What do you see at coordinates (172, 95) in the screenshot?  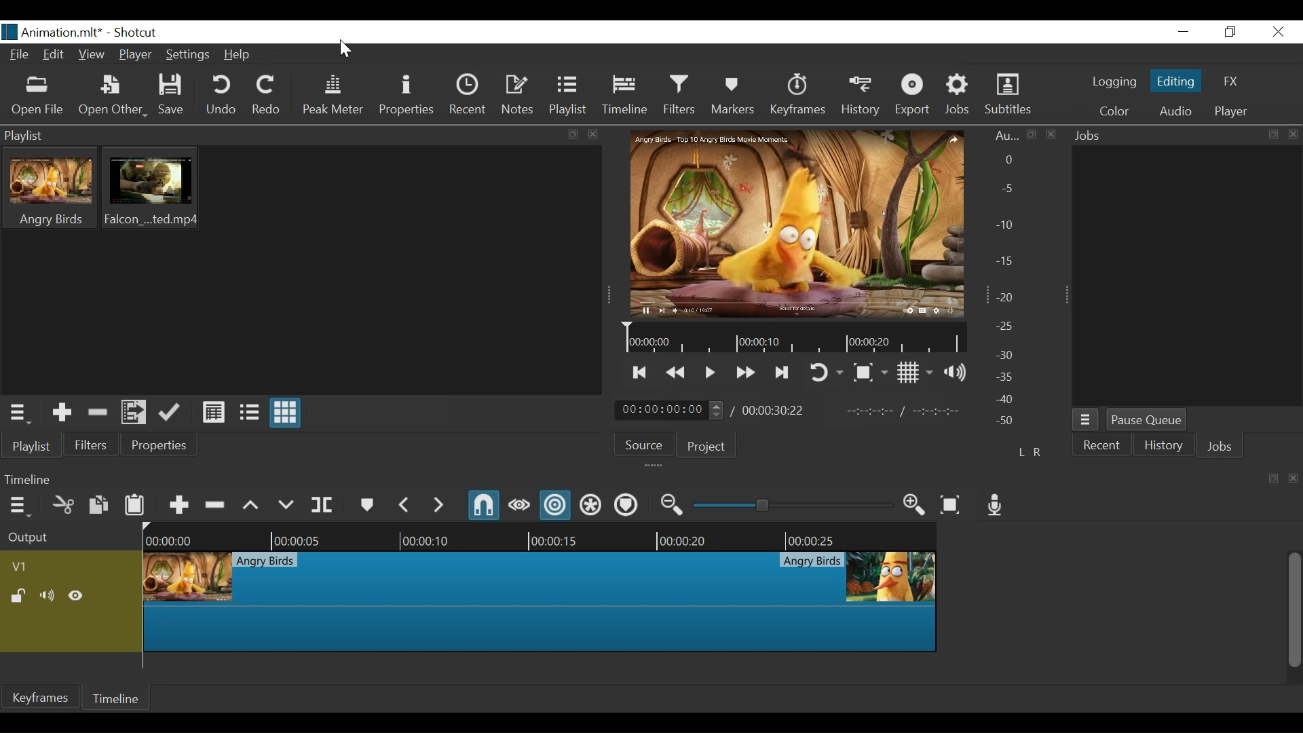 I see `Save` at bounding box center [172, 95].